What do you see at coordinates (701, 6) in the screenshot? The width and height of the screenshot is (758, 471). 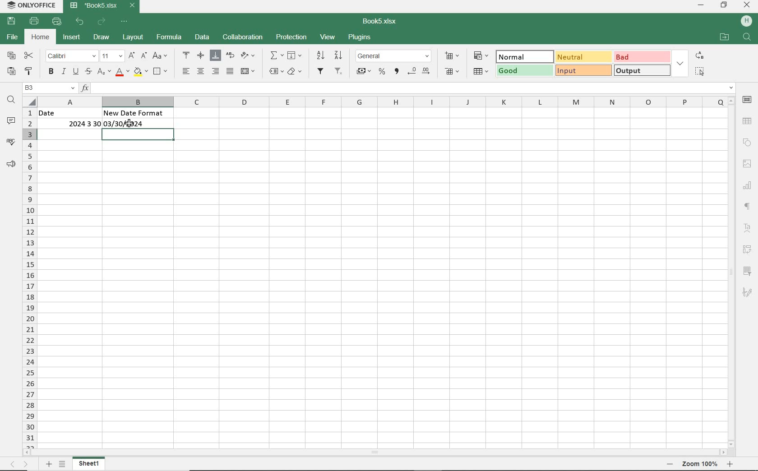 I see `MINIMIZE` at bounding box center [701, 6].